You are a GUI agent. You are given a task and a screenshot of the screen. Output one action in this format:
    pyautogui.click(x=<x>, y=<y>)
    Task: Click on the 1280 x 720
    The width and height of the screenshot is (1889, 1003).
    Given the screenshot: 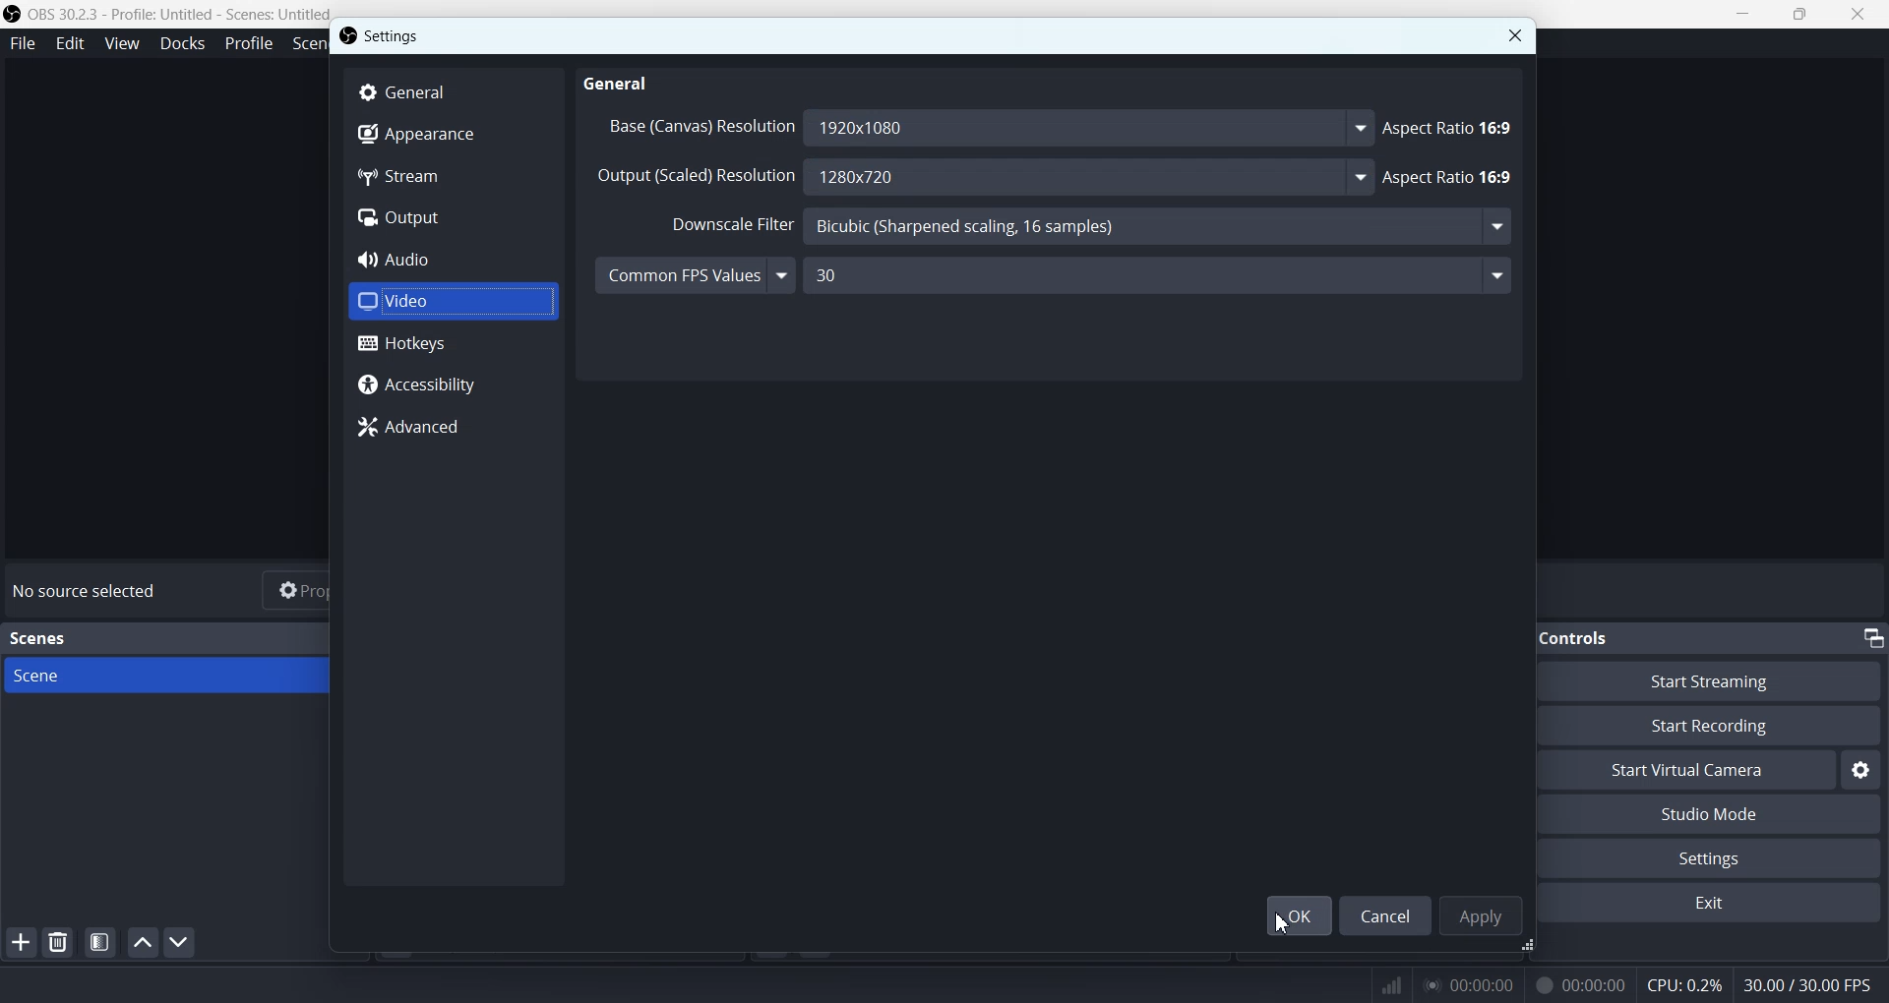 What is the action you would take?
    pyautogui.click(x=1096, y=178)
    